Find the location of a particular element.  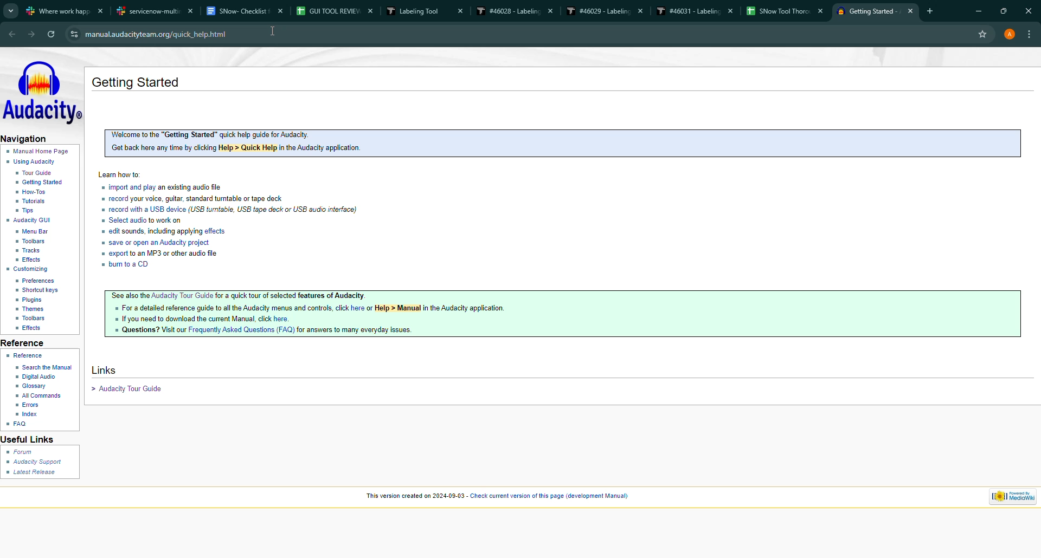

edit sounds is located at coordinates (123, 231).